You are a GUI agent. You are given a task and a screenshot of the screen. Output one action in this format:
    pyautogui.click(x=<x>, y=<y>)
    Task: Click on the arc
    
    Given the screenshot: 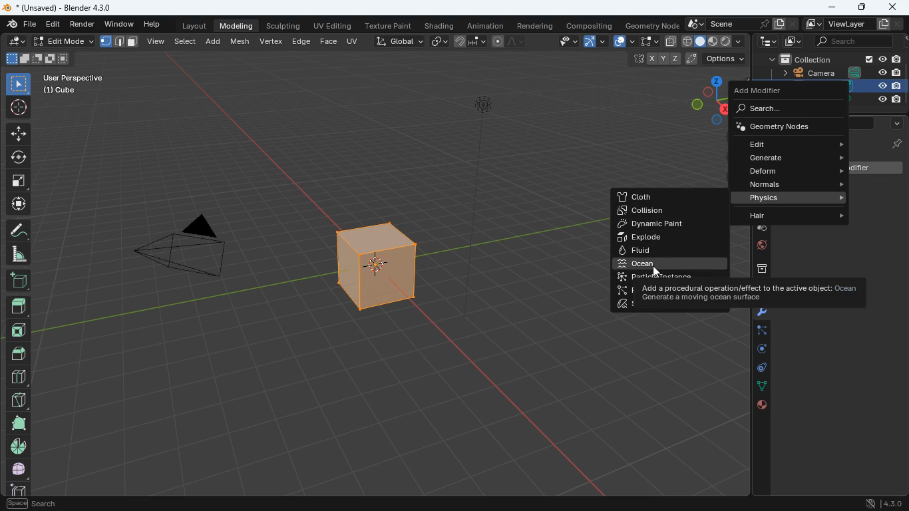 What is the action you would take?
    pyautogui.click(x=594, y=43)
    